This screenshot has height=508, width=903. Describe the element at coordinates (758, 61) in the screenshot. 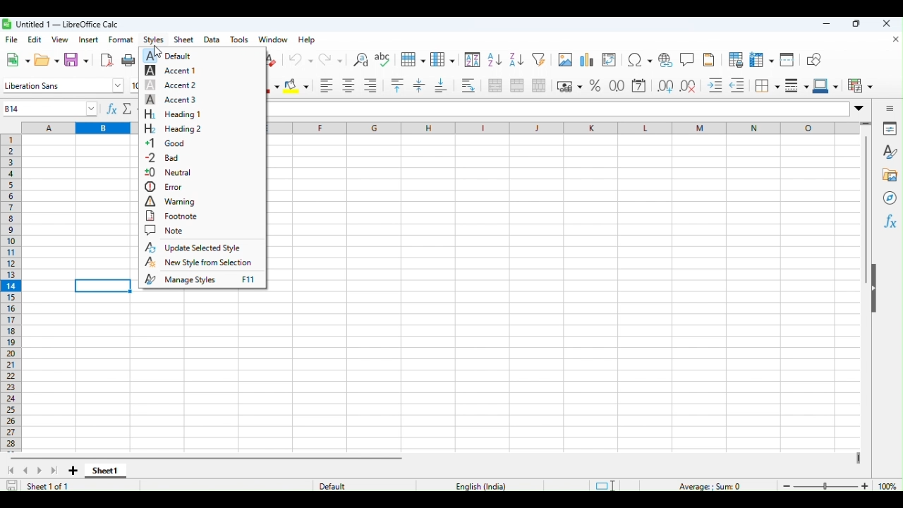

I see `Freeze rows and colum ` at that location.